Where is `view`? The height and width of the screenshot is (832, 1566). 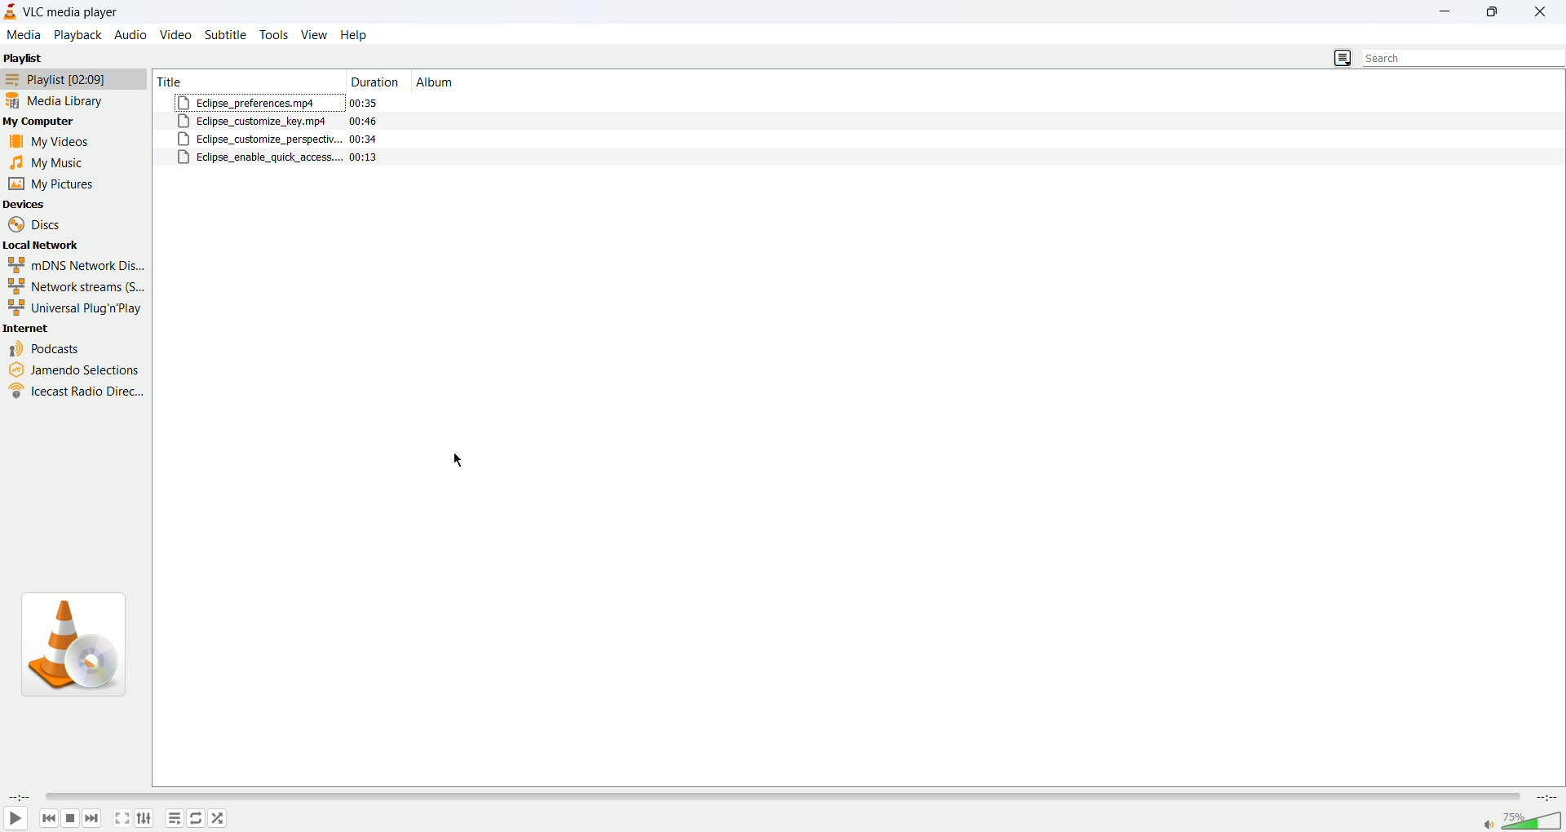 view is located at coordinates (314, 35).